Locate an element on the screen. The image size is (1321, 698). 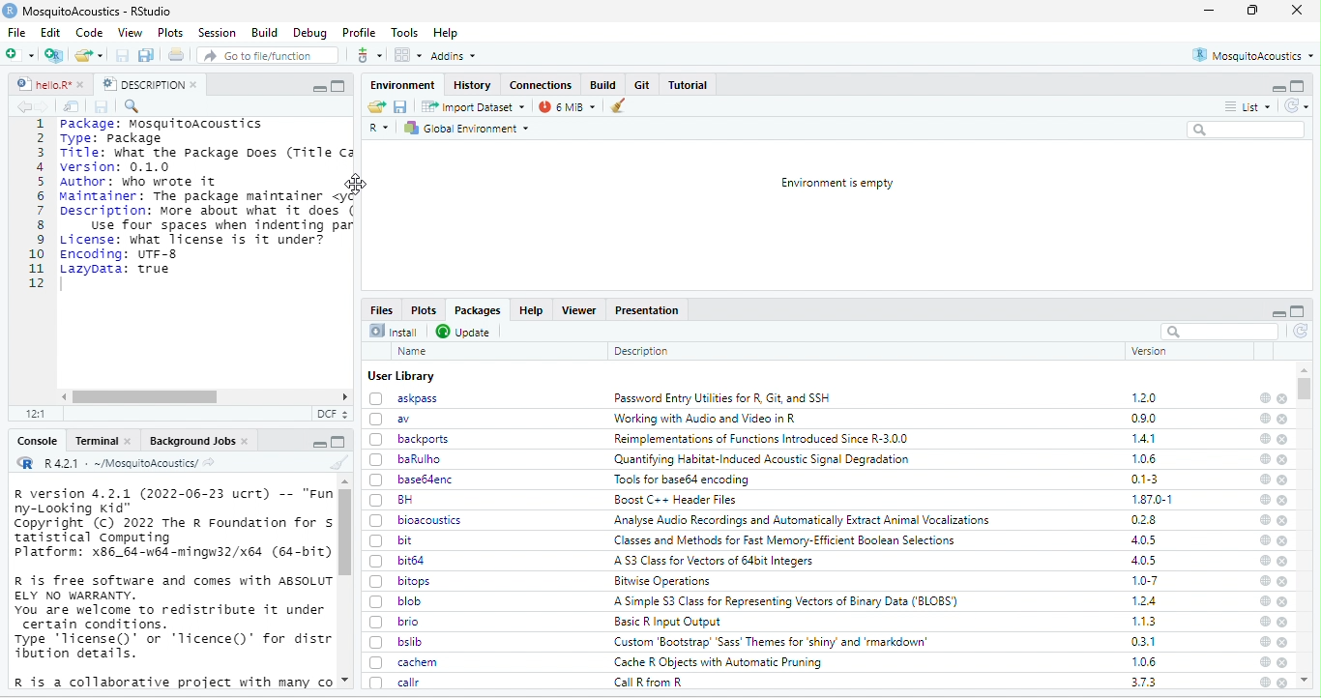
close is located at coordinates (1282, 642).